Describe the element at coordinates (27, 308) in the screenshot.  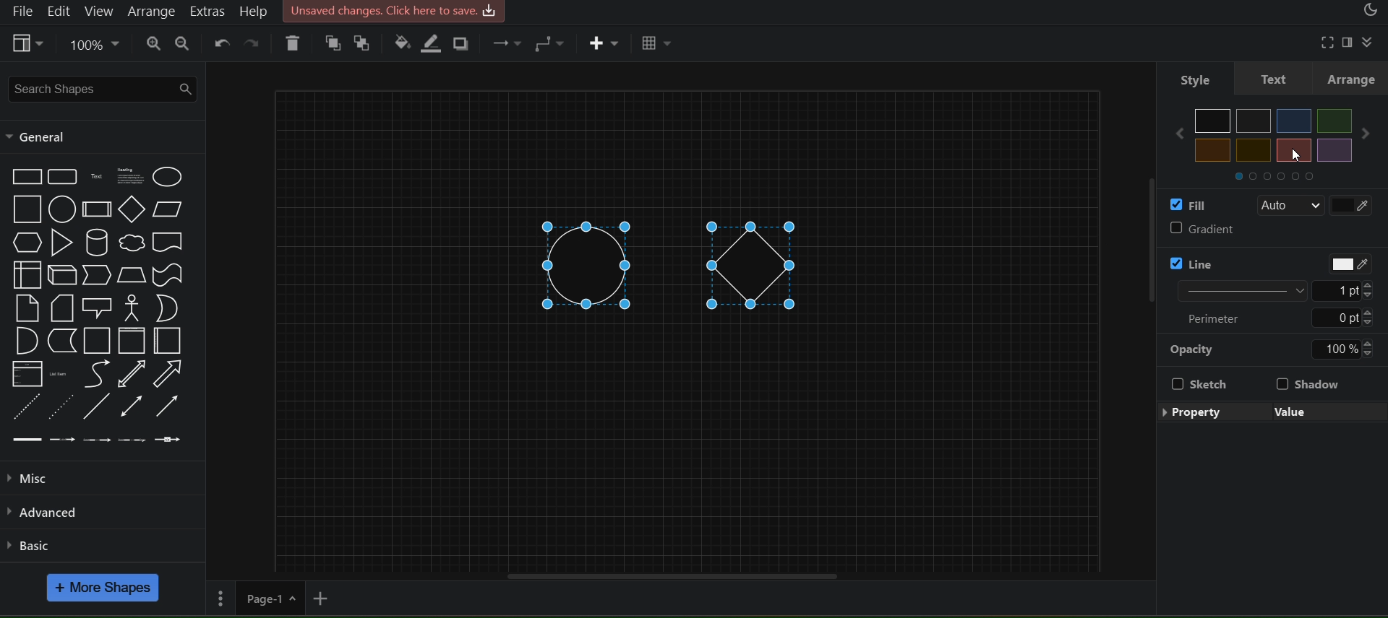
I see `Note` at that location.